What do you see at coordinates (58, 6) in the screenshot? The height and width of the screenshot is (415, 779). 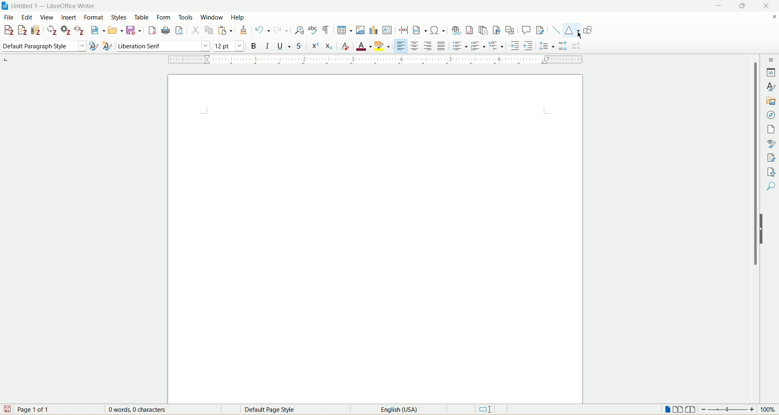 I see `document name` at bounding box center [58, 6].